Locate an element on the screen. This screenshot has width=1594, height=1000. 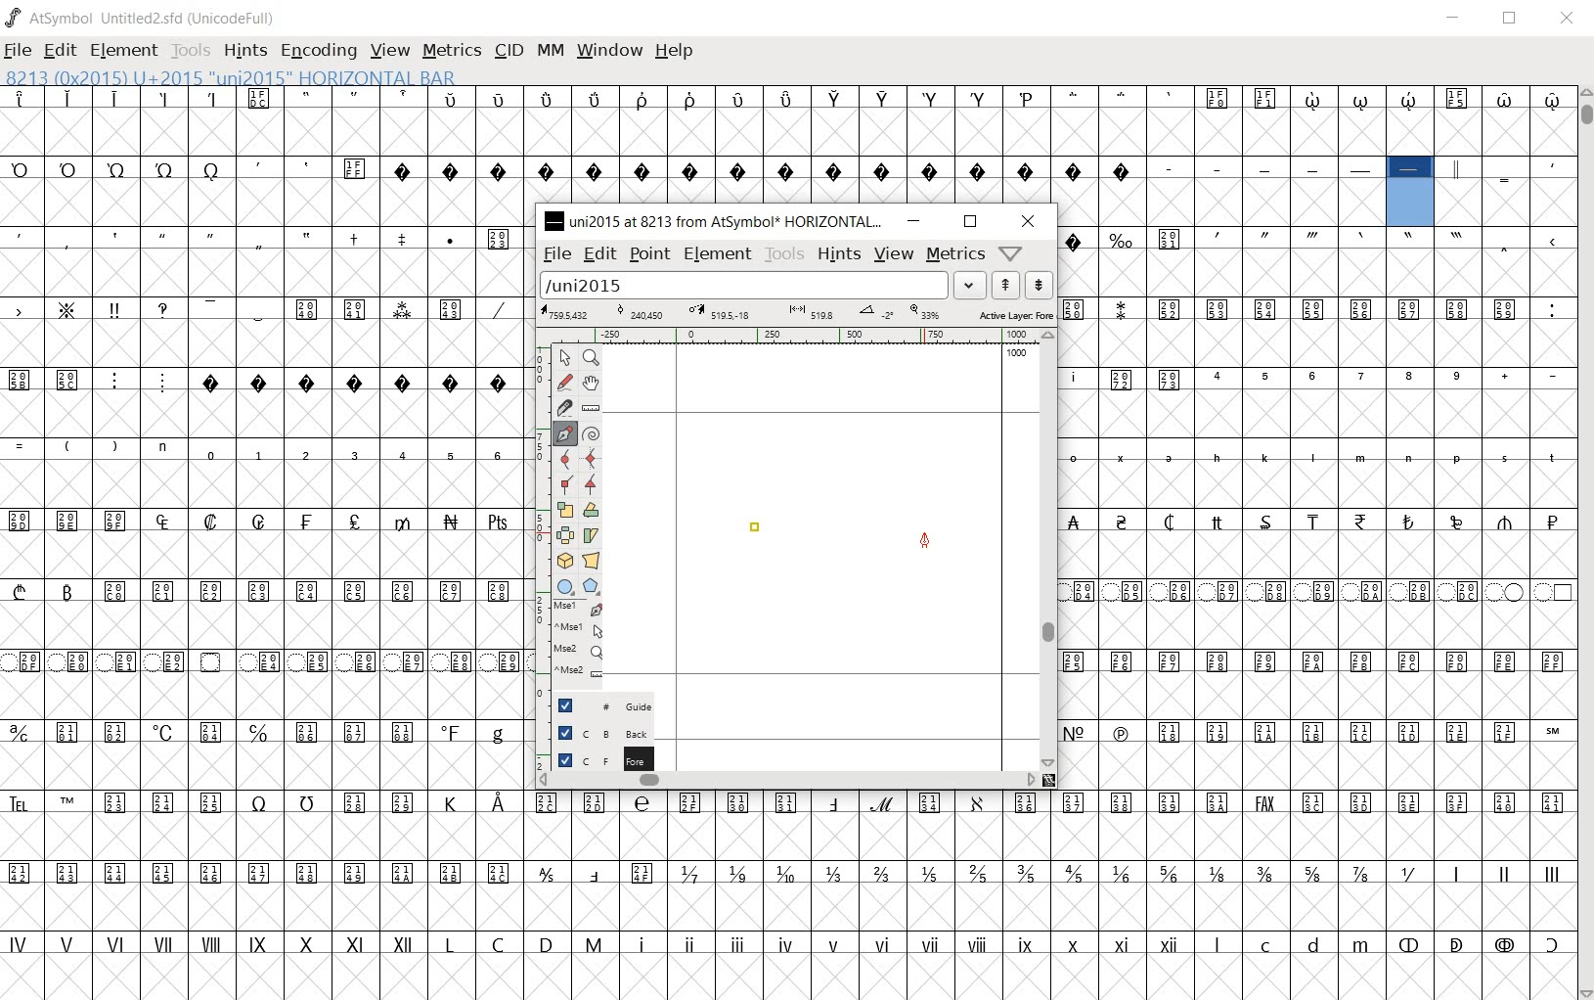
MM is located at coordinates (552, 52).